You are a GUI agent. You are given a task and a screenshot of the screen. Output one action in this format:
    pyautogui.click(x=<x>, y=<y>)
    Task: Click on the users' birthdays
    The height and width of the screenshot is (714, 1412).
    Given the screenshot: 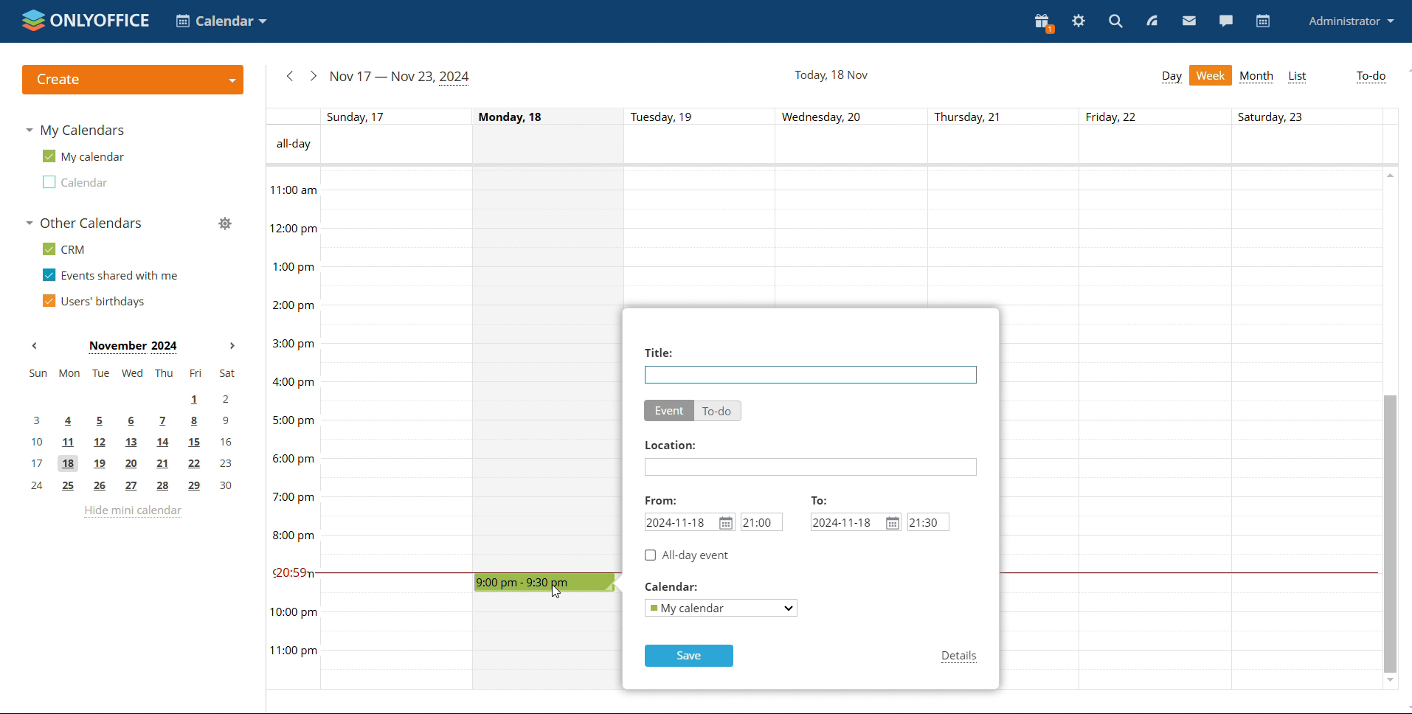 What is the action you would take?
    pyautogui.click(x=94, y=301)
    